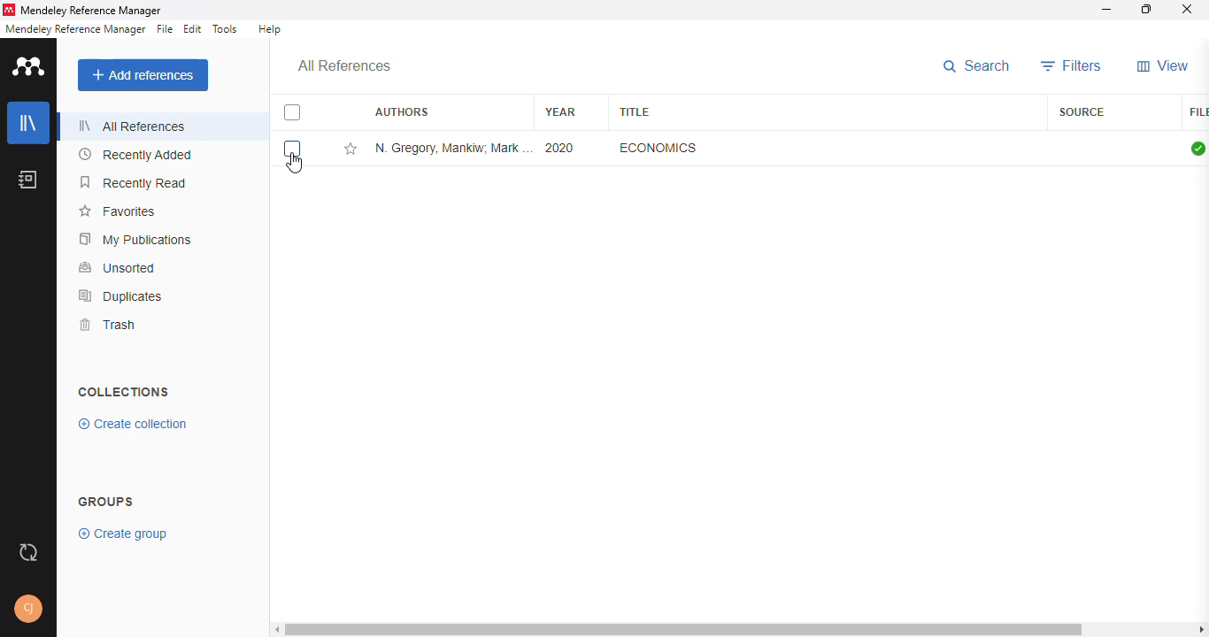  Describe the element at coordinates (560, 112) in the screenshot. I see `year` at that location.